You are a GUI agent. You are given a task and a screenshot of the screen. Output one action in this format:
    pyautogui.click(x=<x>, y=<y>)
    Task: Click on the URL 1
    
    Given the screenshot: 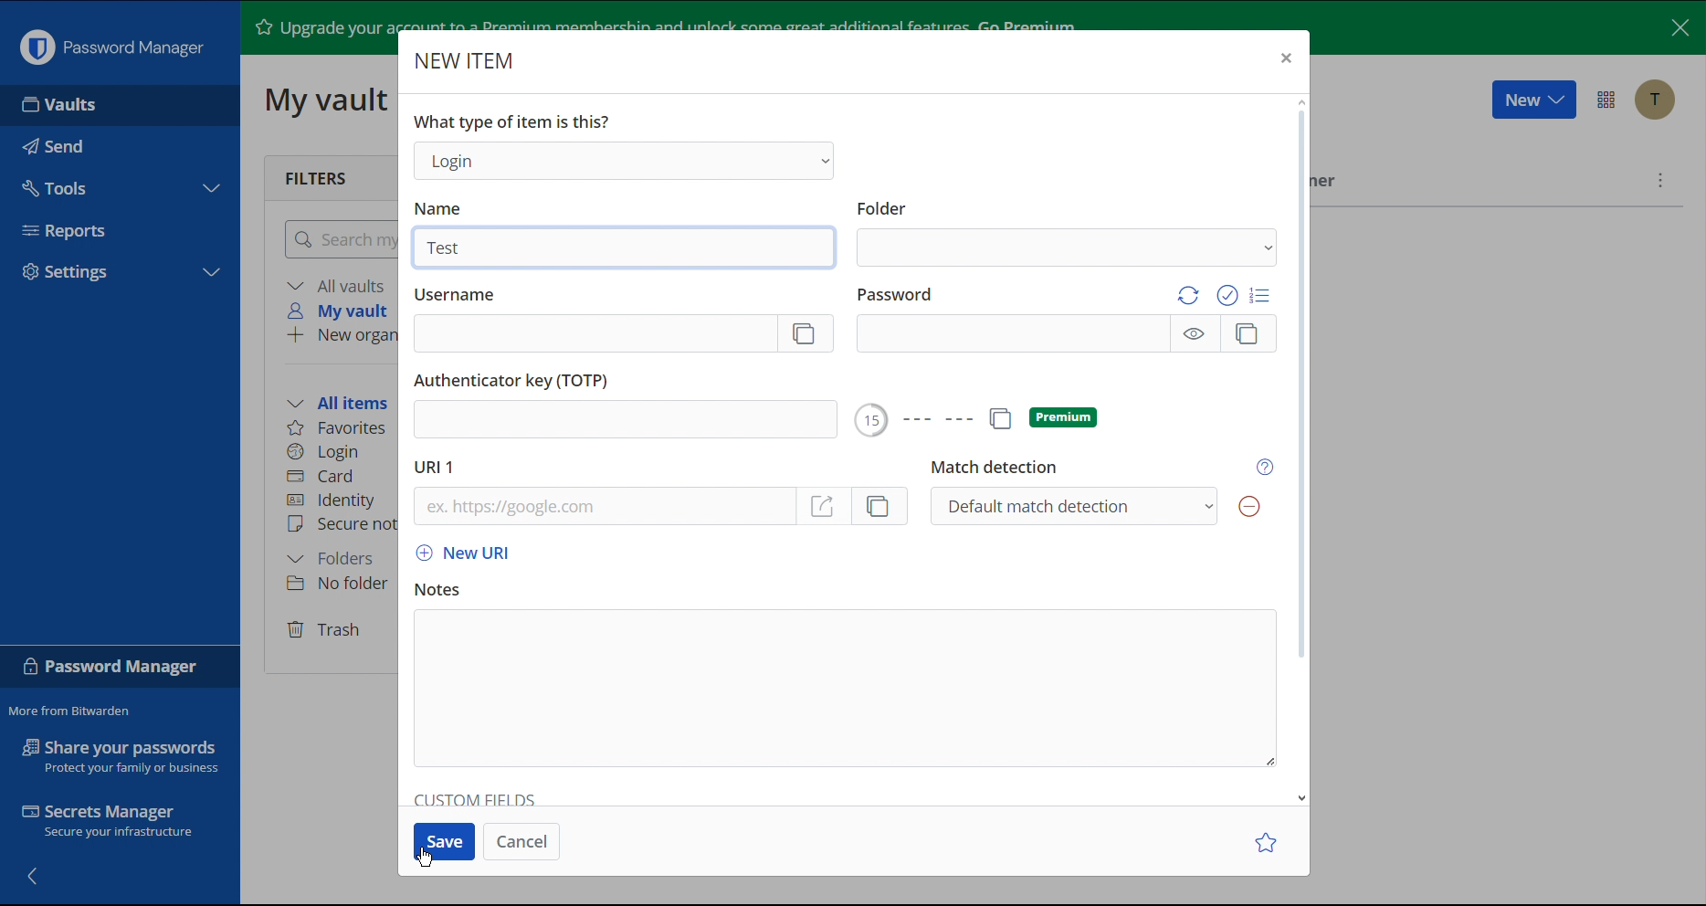 What is the action you would take?
    pyautogui.click(x=436, y=467)
    